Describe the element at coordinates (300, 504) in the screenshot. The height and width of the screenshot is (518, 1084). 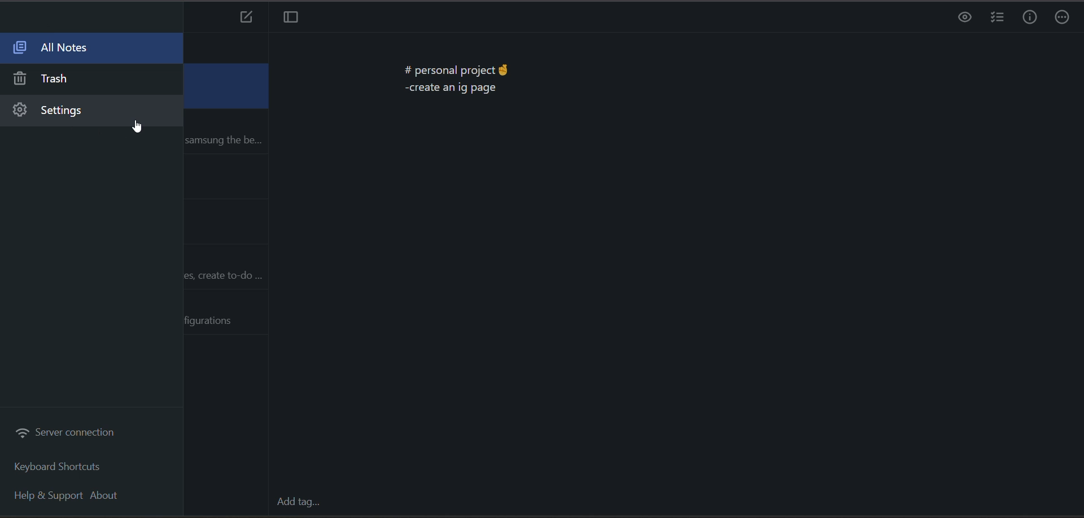
I see `add tag` at that location.